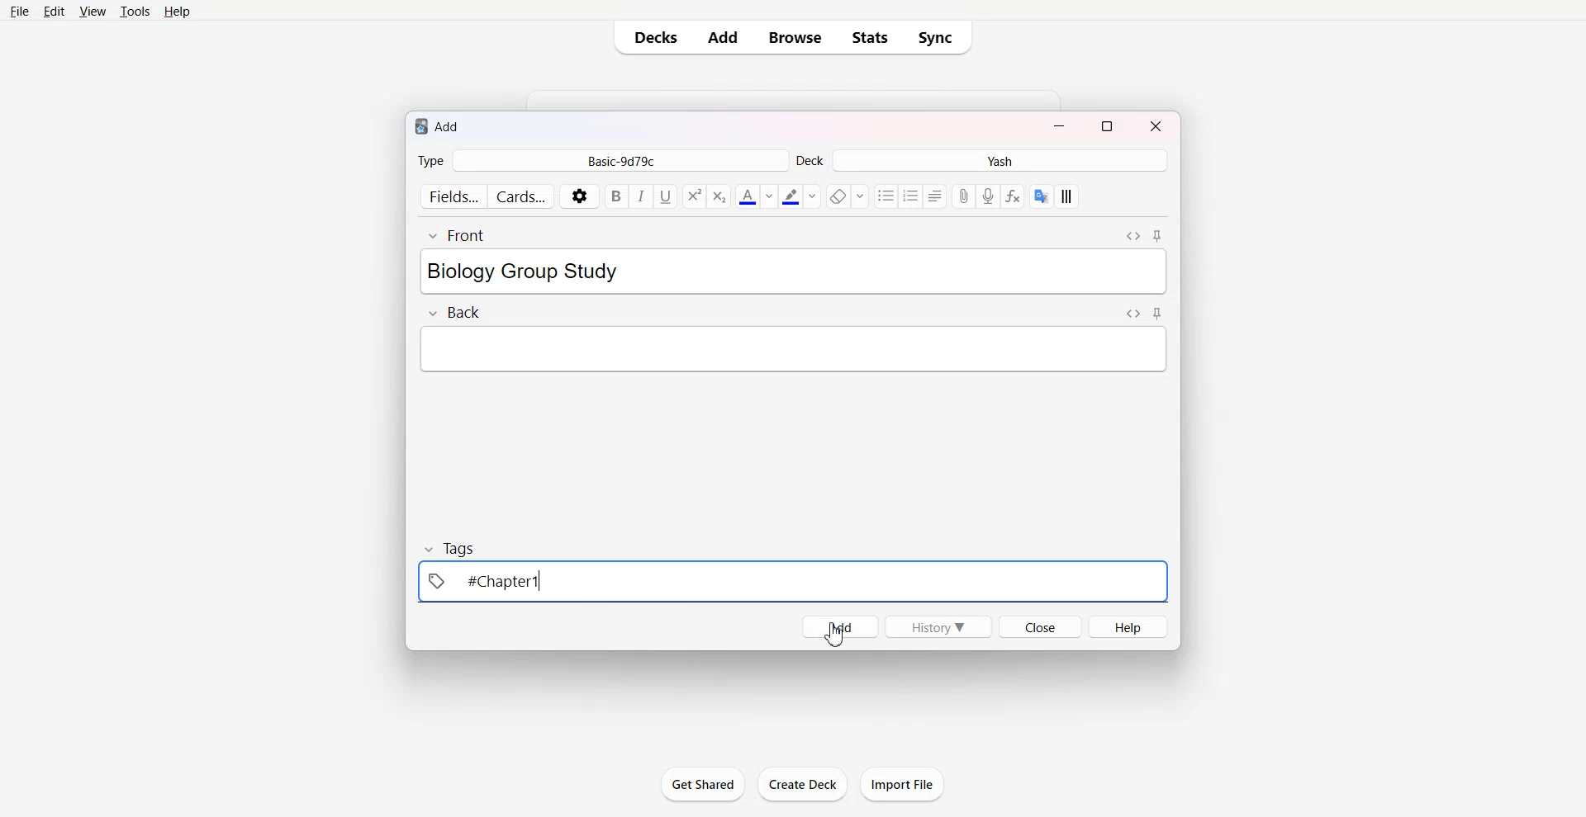 This screenshot has width=1586, height=817. Describe the element at coordinates (838, 627) in the screenshot. I see `Add` at that location.